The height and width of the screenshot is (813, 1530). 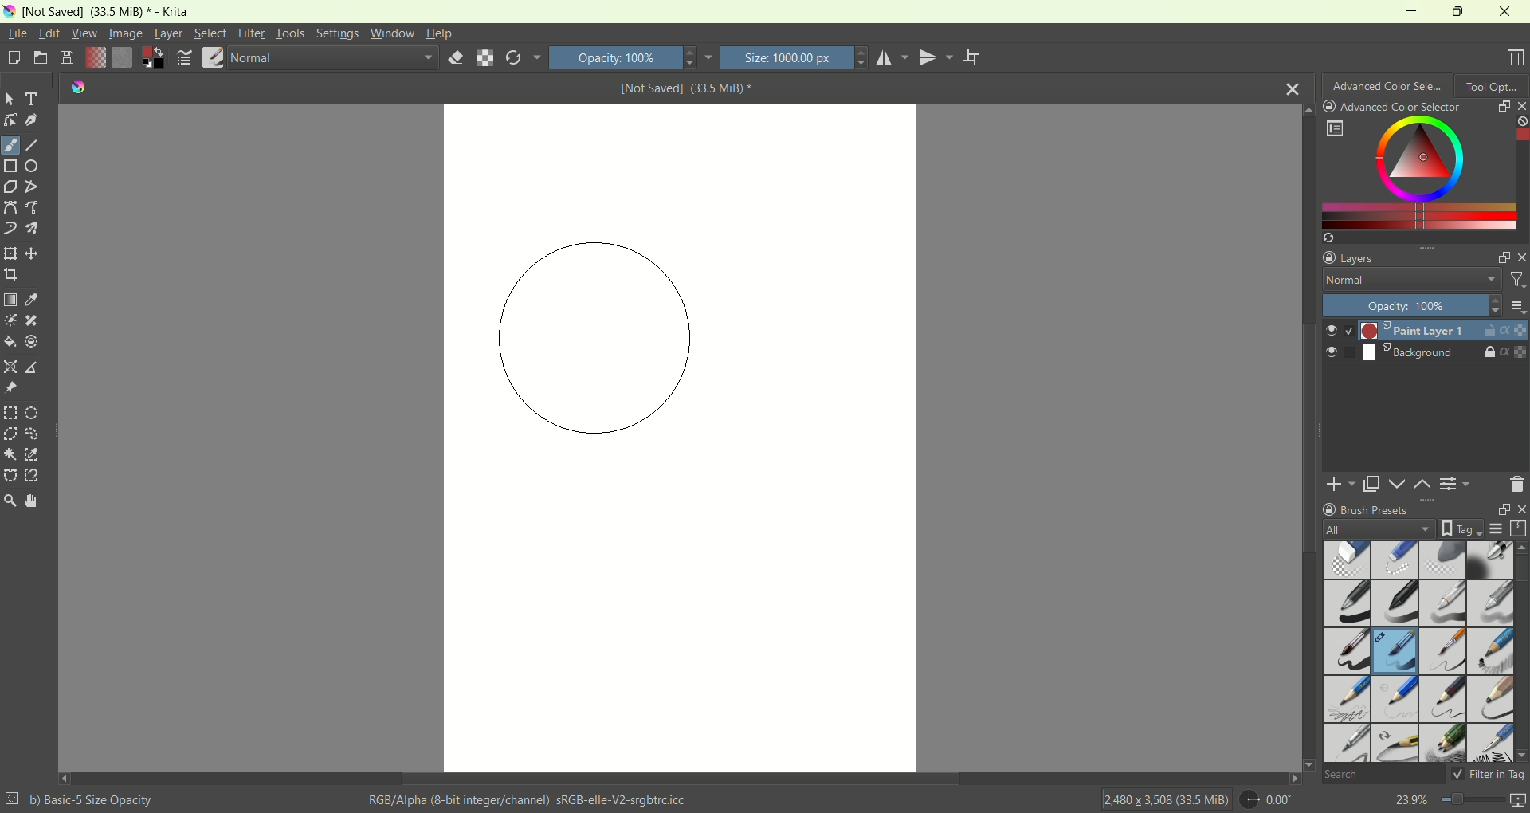 What do you see at coordinates (49, 33) in the screenshot?
I see `edit` at bounding box center [49, 33].